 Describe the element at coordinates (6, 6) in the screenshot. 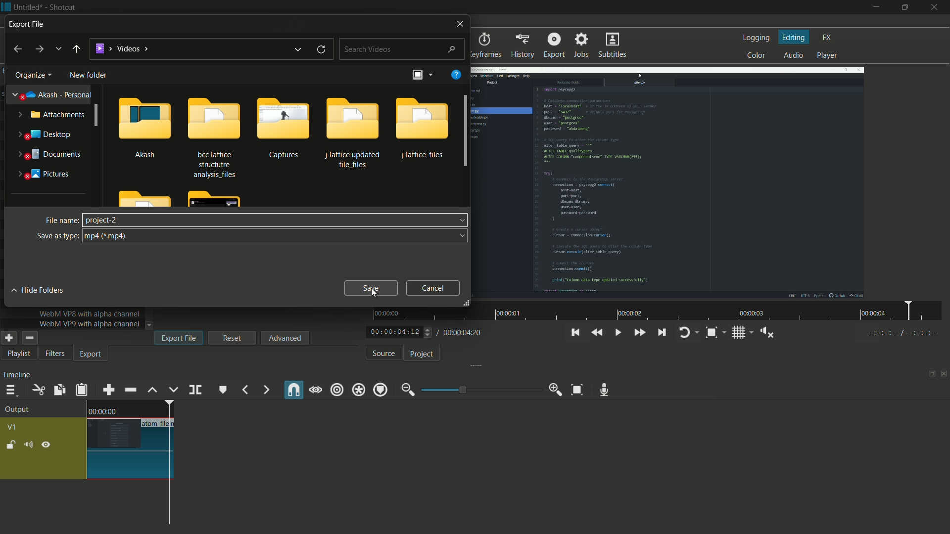

I see `app icon` at that location.